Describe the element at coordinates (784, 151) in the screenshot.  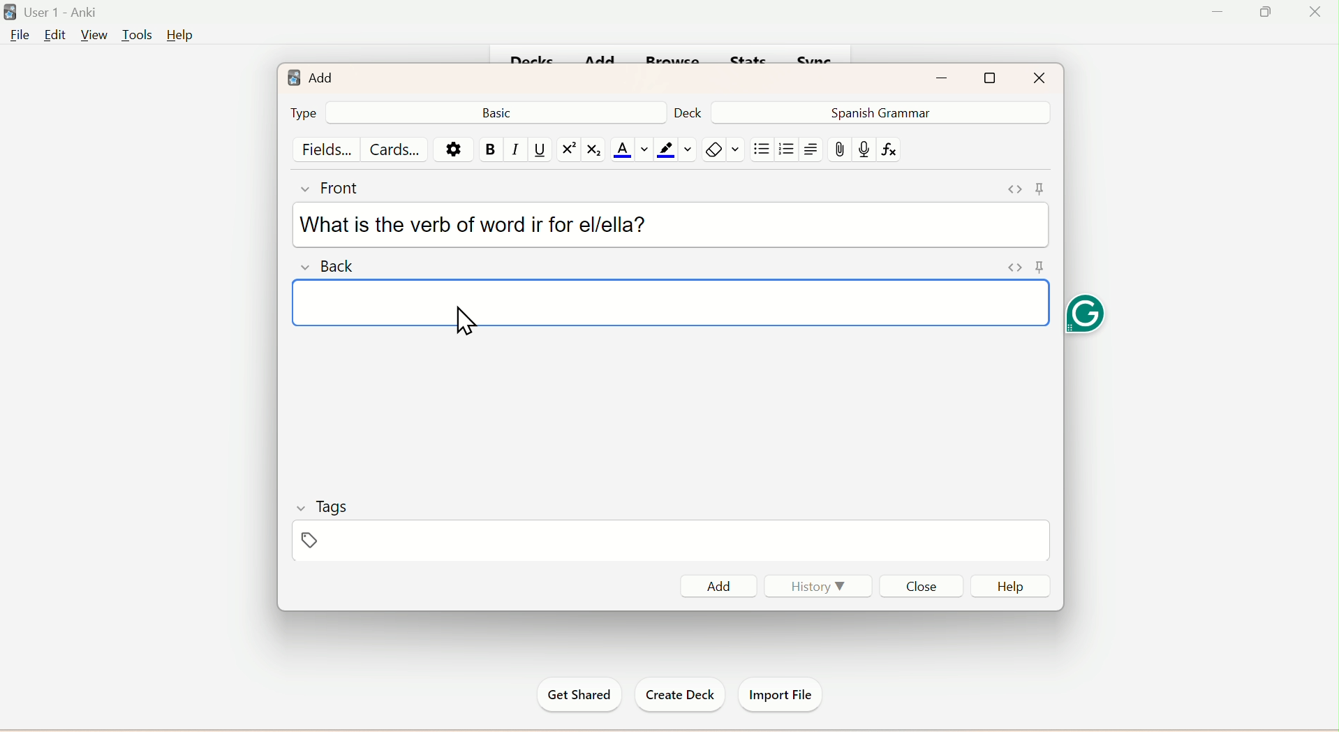
I see `/organised List` at that location.